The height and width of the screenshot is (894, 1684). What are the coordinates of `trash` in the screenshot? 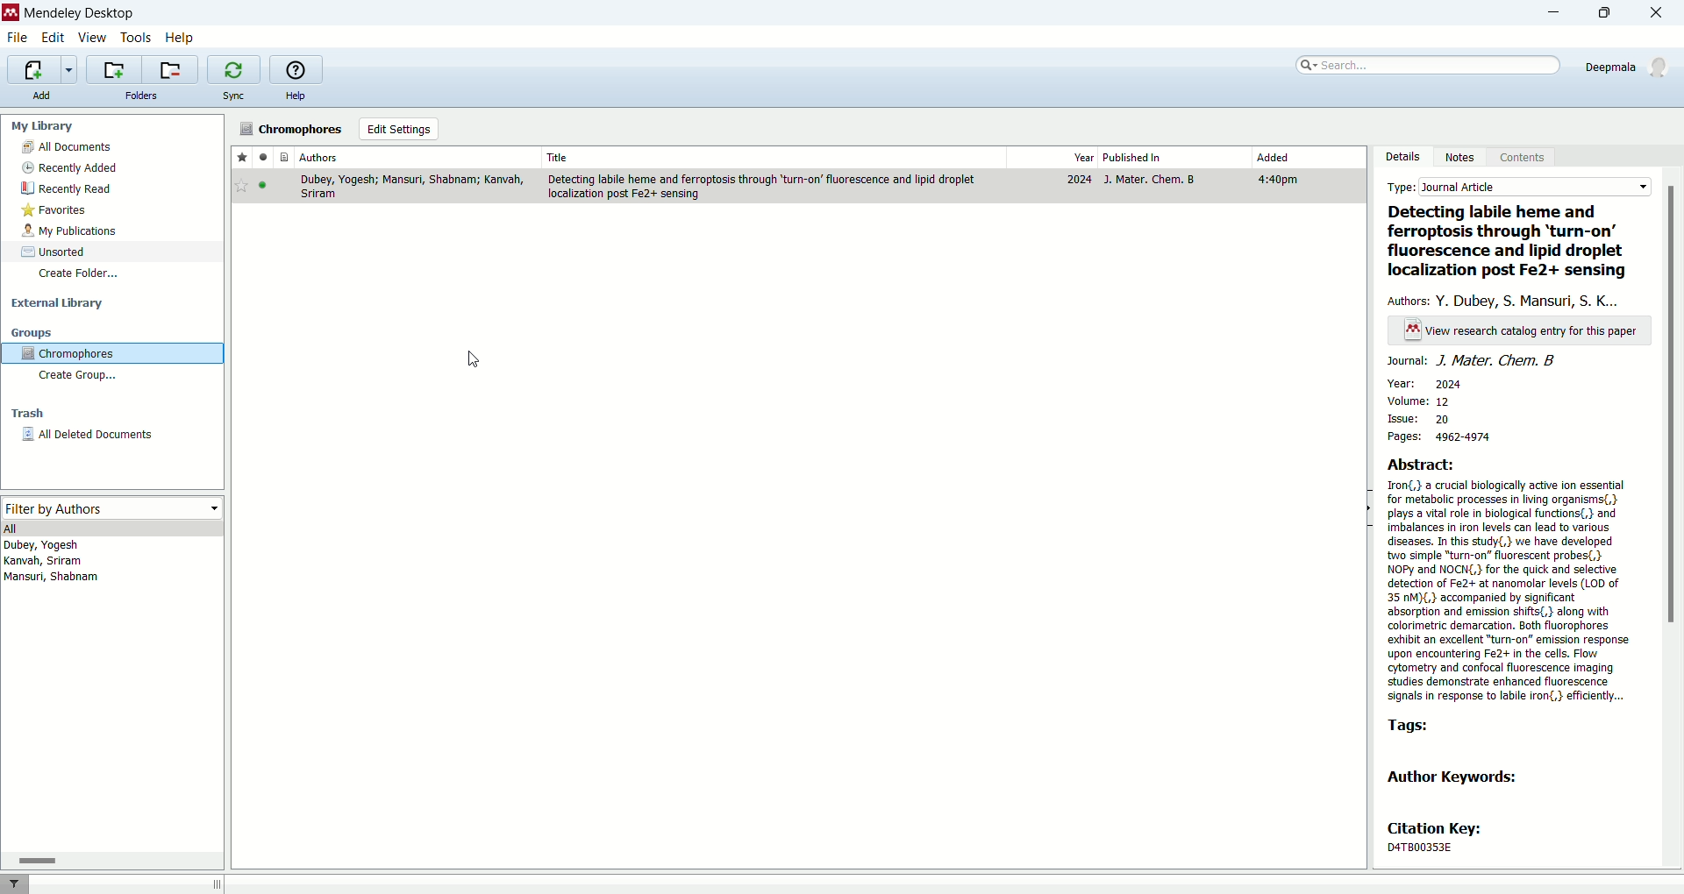 It's located at (25, 415).